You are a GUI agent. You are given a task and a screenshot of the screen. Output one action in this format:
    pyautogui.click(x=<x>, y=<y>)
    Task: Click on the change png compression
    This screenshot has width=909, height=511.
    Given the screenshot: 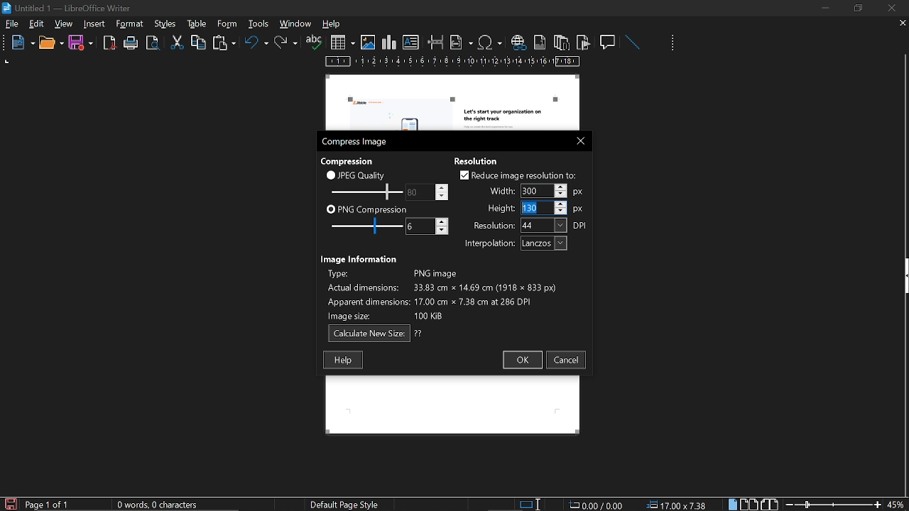 What is the action you would take?
    pyautogui.click(x=427, y=226)
    